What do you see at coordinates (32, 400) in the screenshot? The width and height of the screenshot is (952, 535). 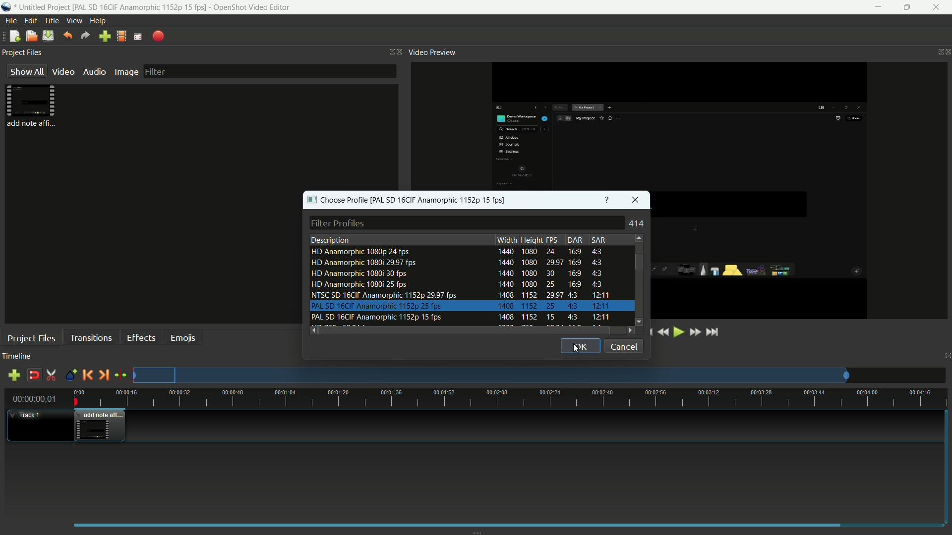 I see `current time` at bounding box center [32, 400].